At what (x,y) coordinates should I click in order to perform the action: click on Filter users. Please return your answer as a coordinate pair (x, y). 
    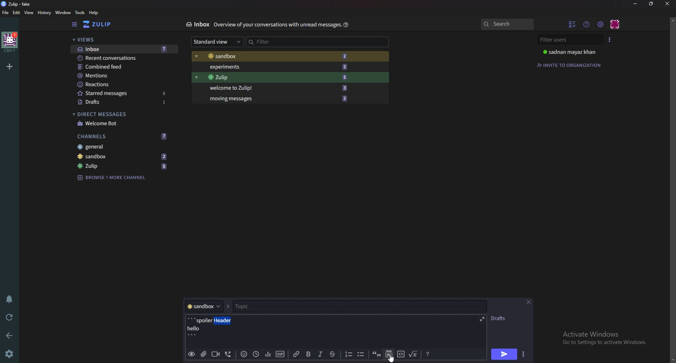
    Looking at the image, I should click on (572, 40).